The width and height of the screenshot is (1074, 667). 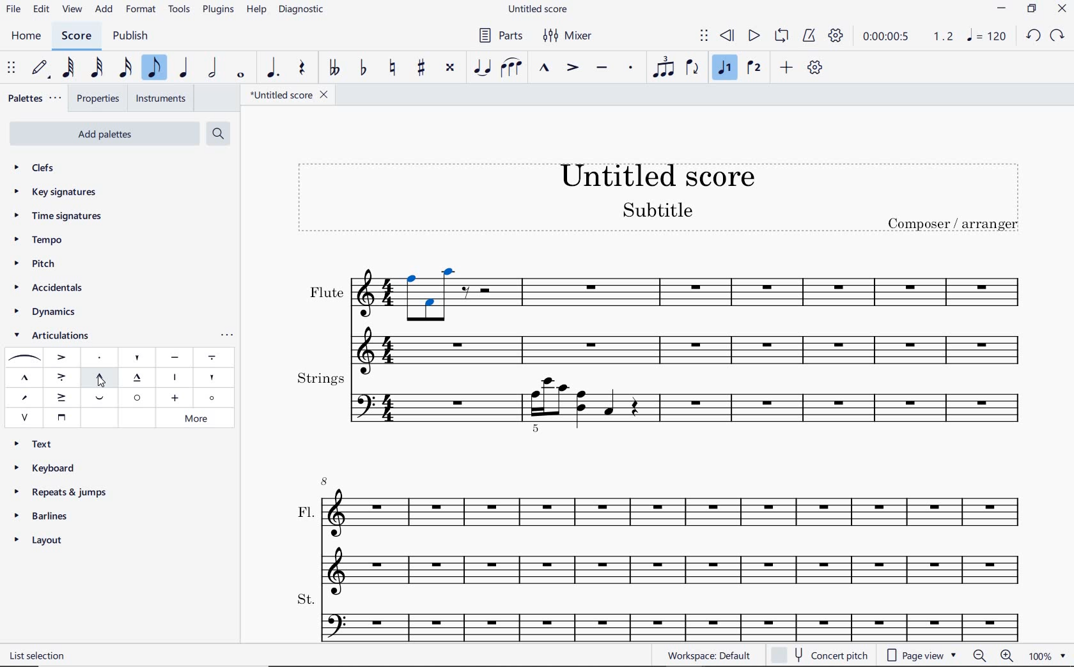 What do you see at coordinates (1001, 8) in the screenshot?
I see `minimize` at bounding box center [1001, 8].